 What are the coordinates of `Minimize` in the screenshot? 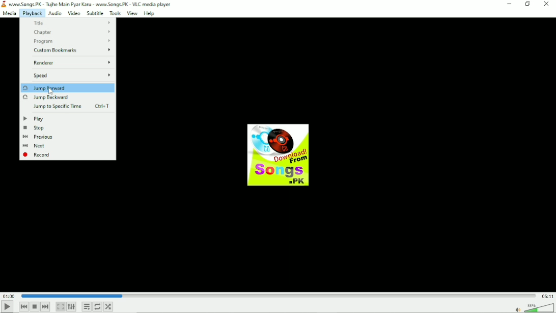 It's located at (510, 4).